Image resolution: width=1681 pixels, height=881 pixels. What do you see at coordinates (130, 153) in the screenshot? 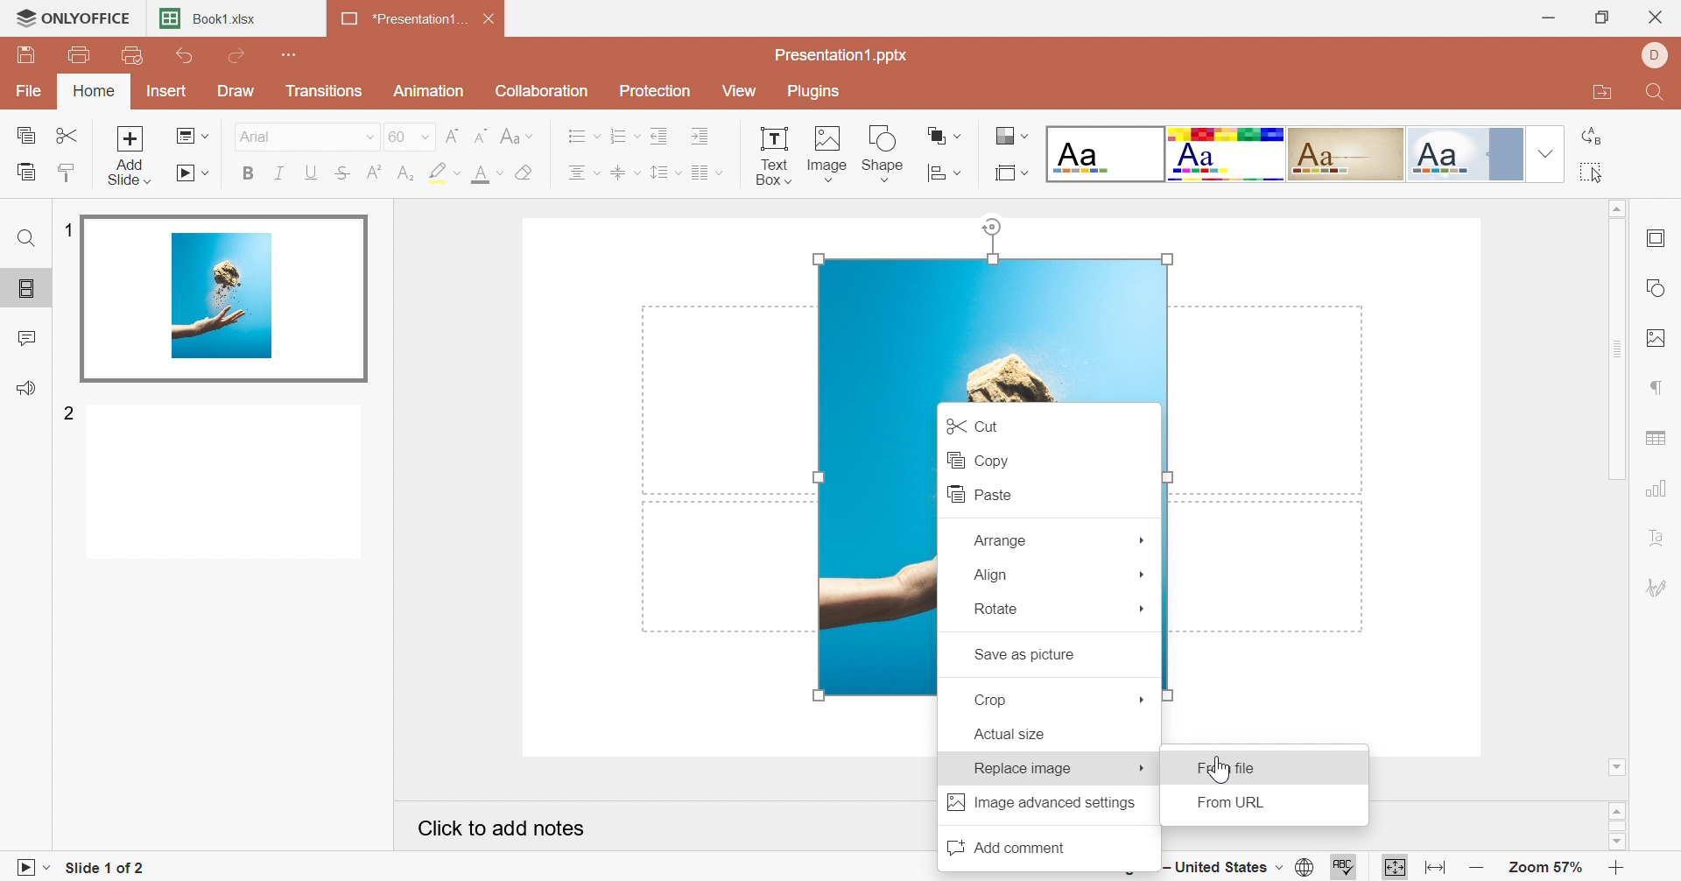
I see `Add slide` at bounding box center [130, 153].